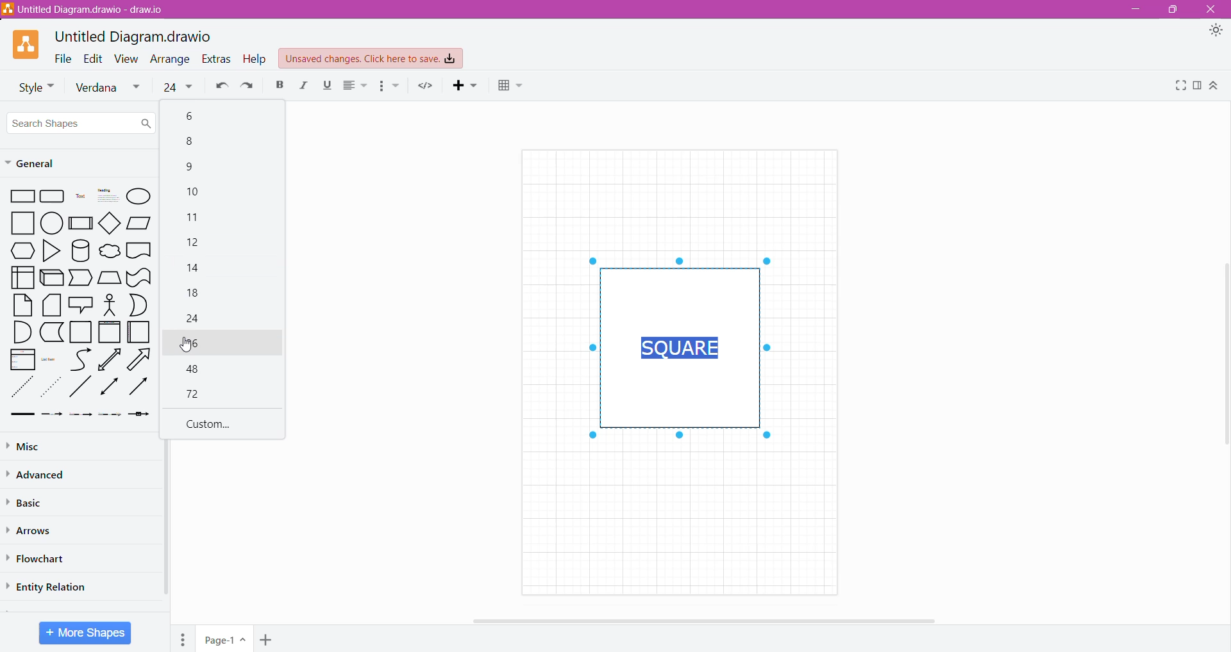 This screenshot has height=652, width=1231. Describe the element at coordinates (249, 88) in the screenshot. I see `Redo` at that location.